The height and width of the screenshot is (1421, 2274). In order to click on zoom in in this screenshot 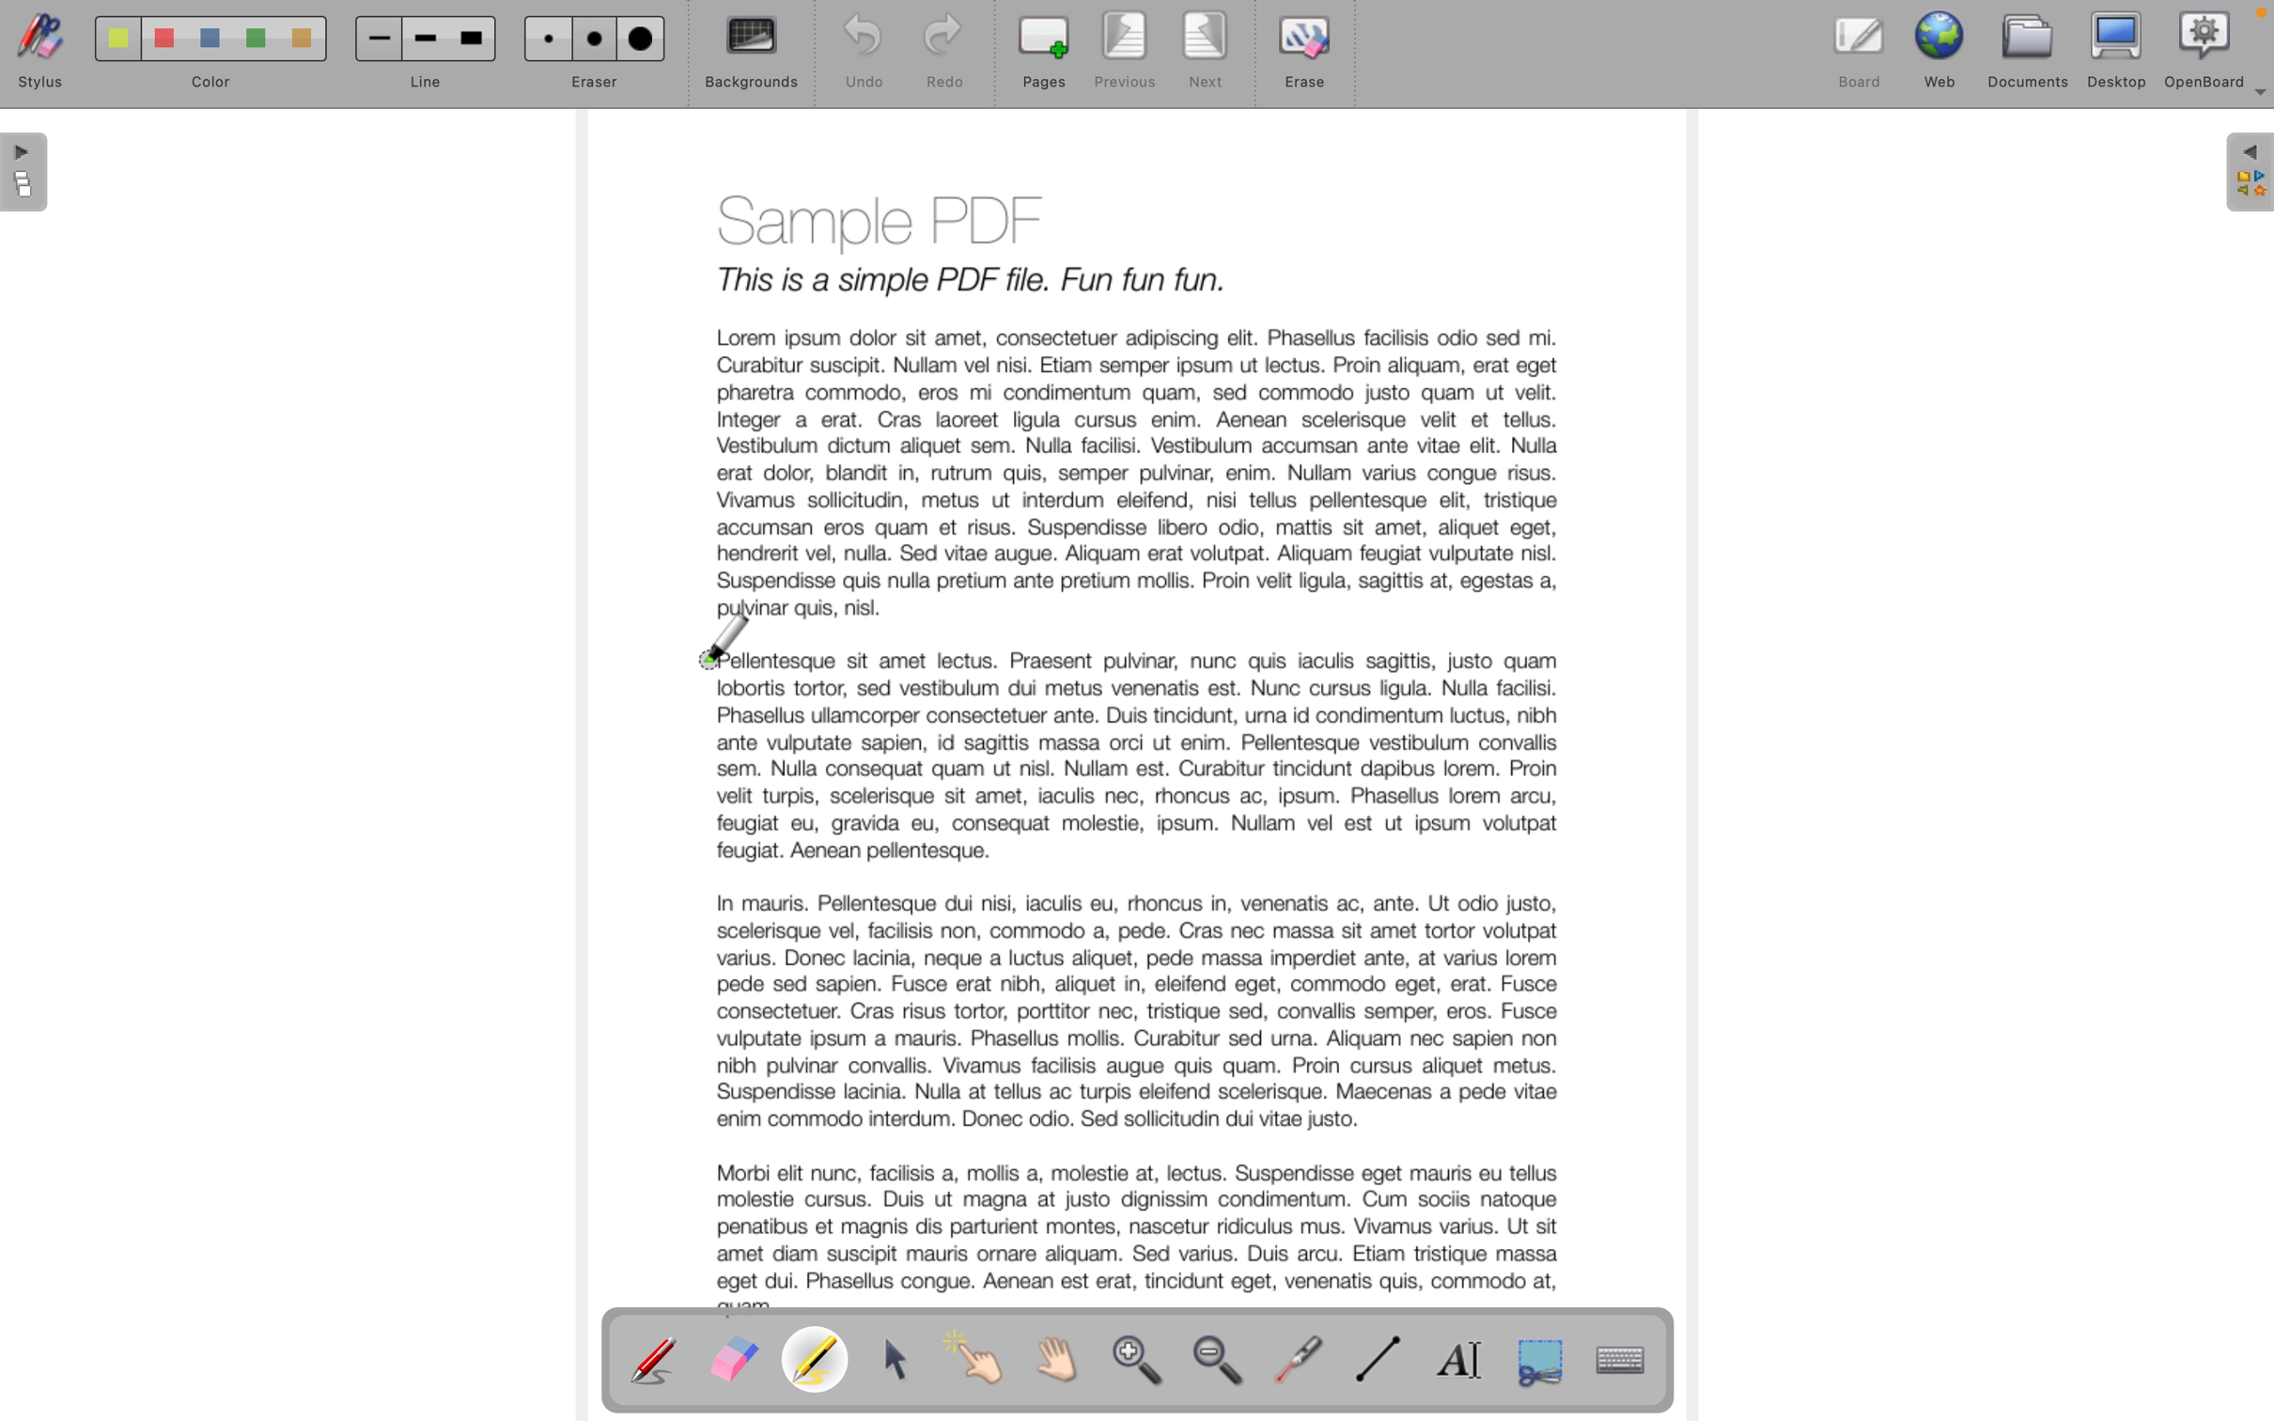, I will do `click(1141, 1366)`.